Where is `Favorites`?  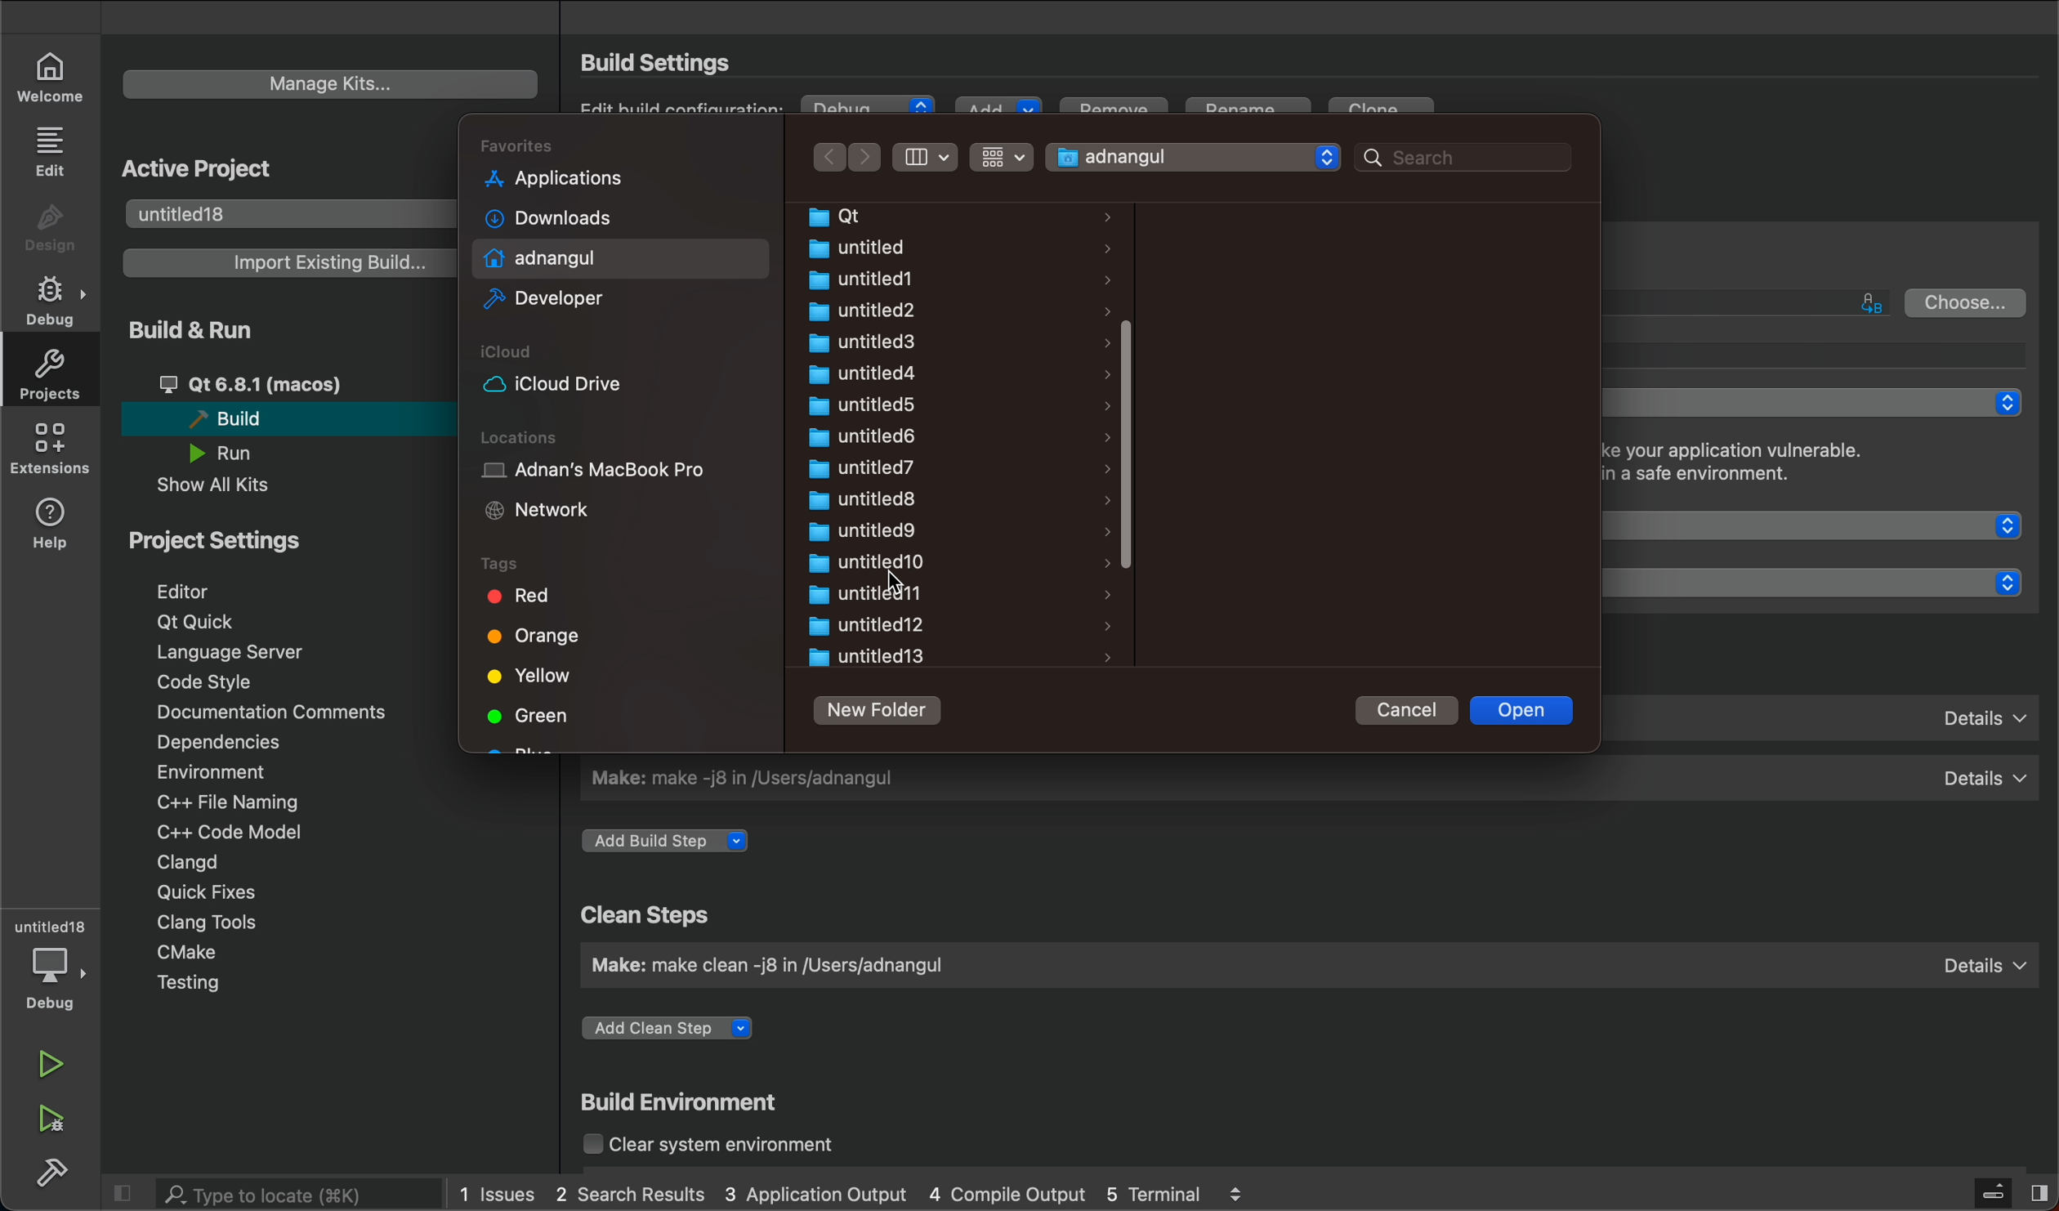
Favorites is located at coordinates (517, 143).